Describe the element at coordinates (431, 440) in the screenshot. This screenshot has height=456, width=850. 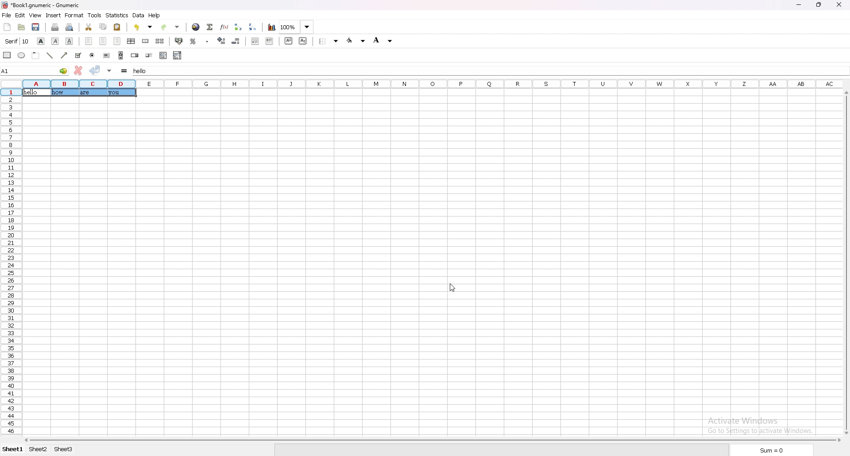
I see `scroll bar` at that location.